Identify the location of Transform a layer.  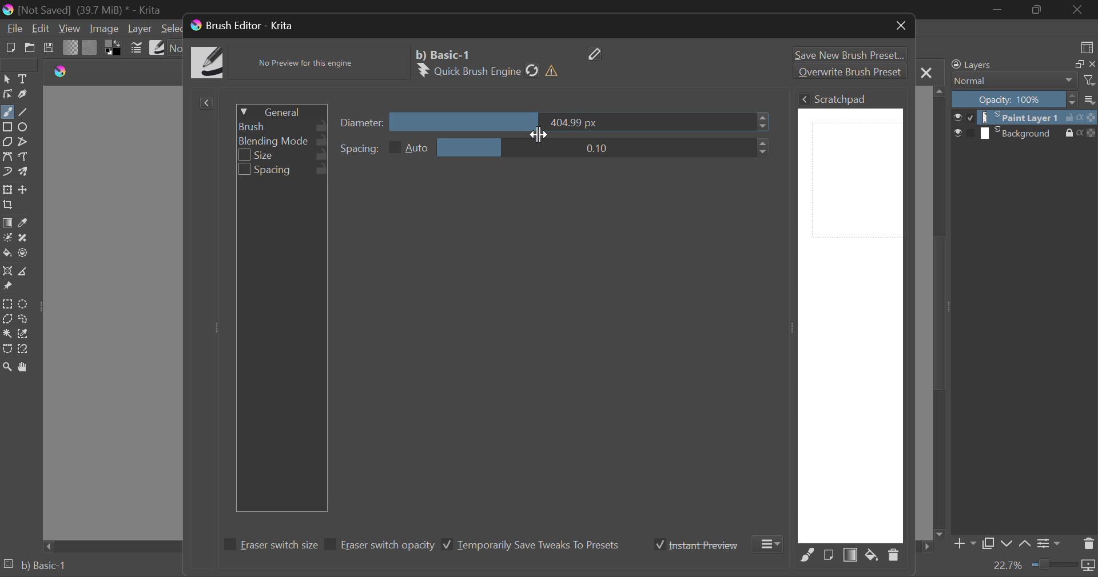
(7, 190).